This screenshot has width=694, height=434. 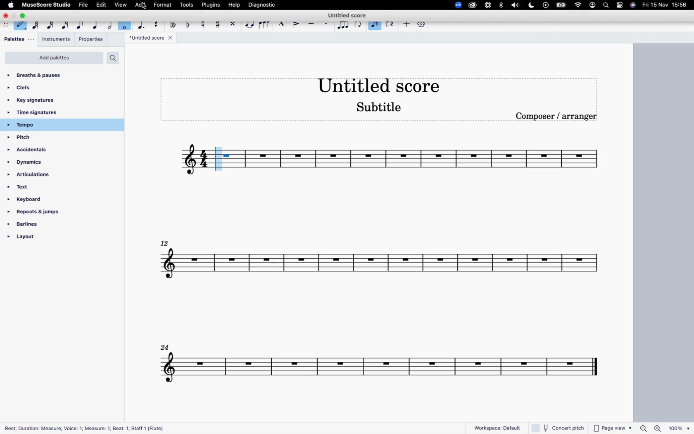 What do you see at coordinates (40, 176) in the screenshot?
I see `articulations` at bounding box center [40, 176].